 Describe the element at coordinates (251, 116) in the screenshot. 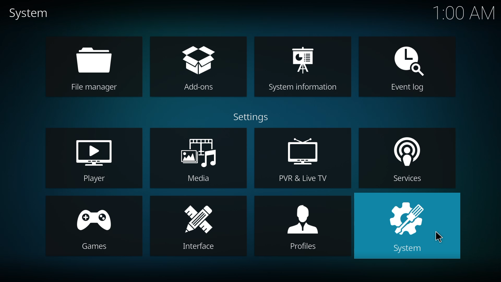

I see `settings` at that location.